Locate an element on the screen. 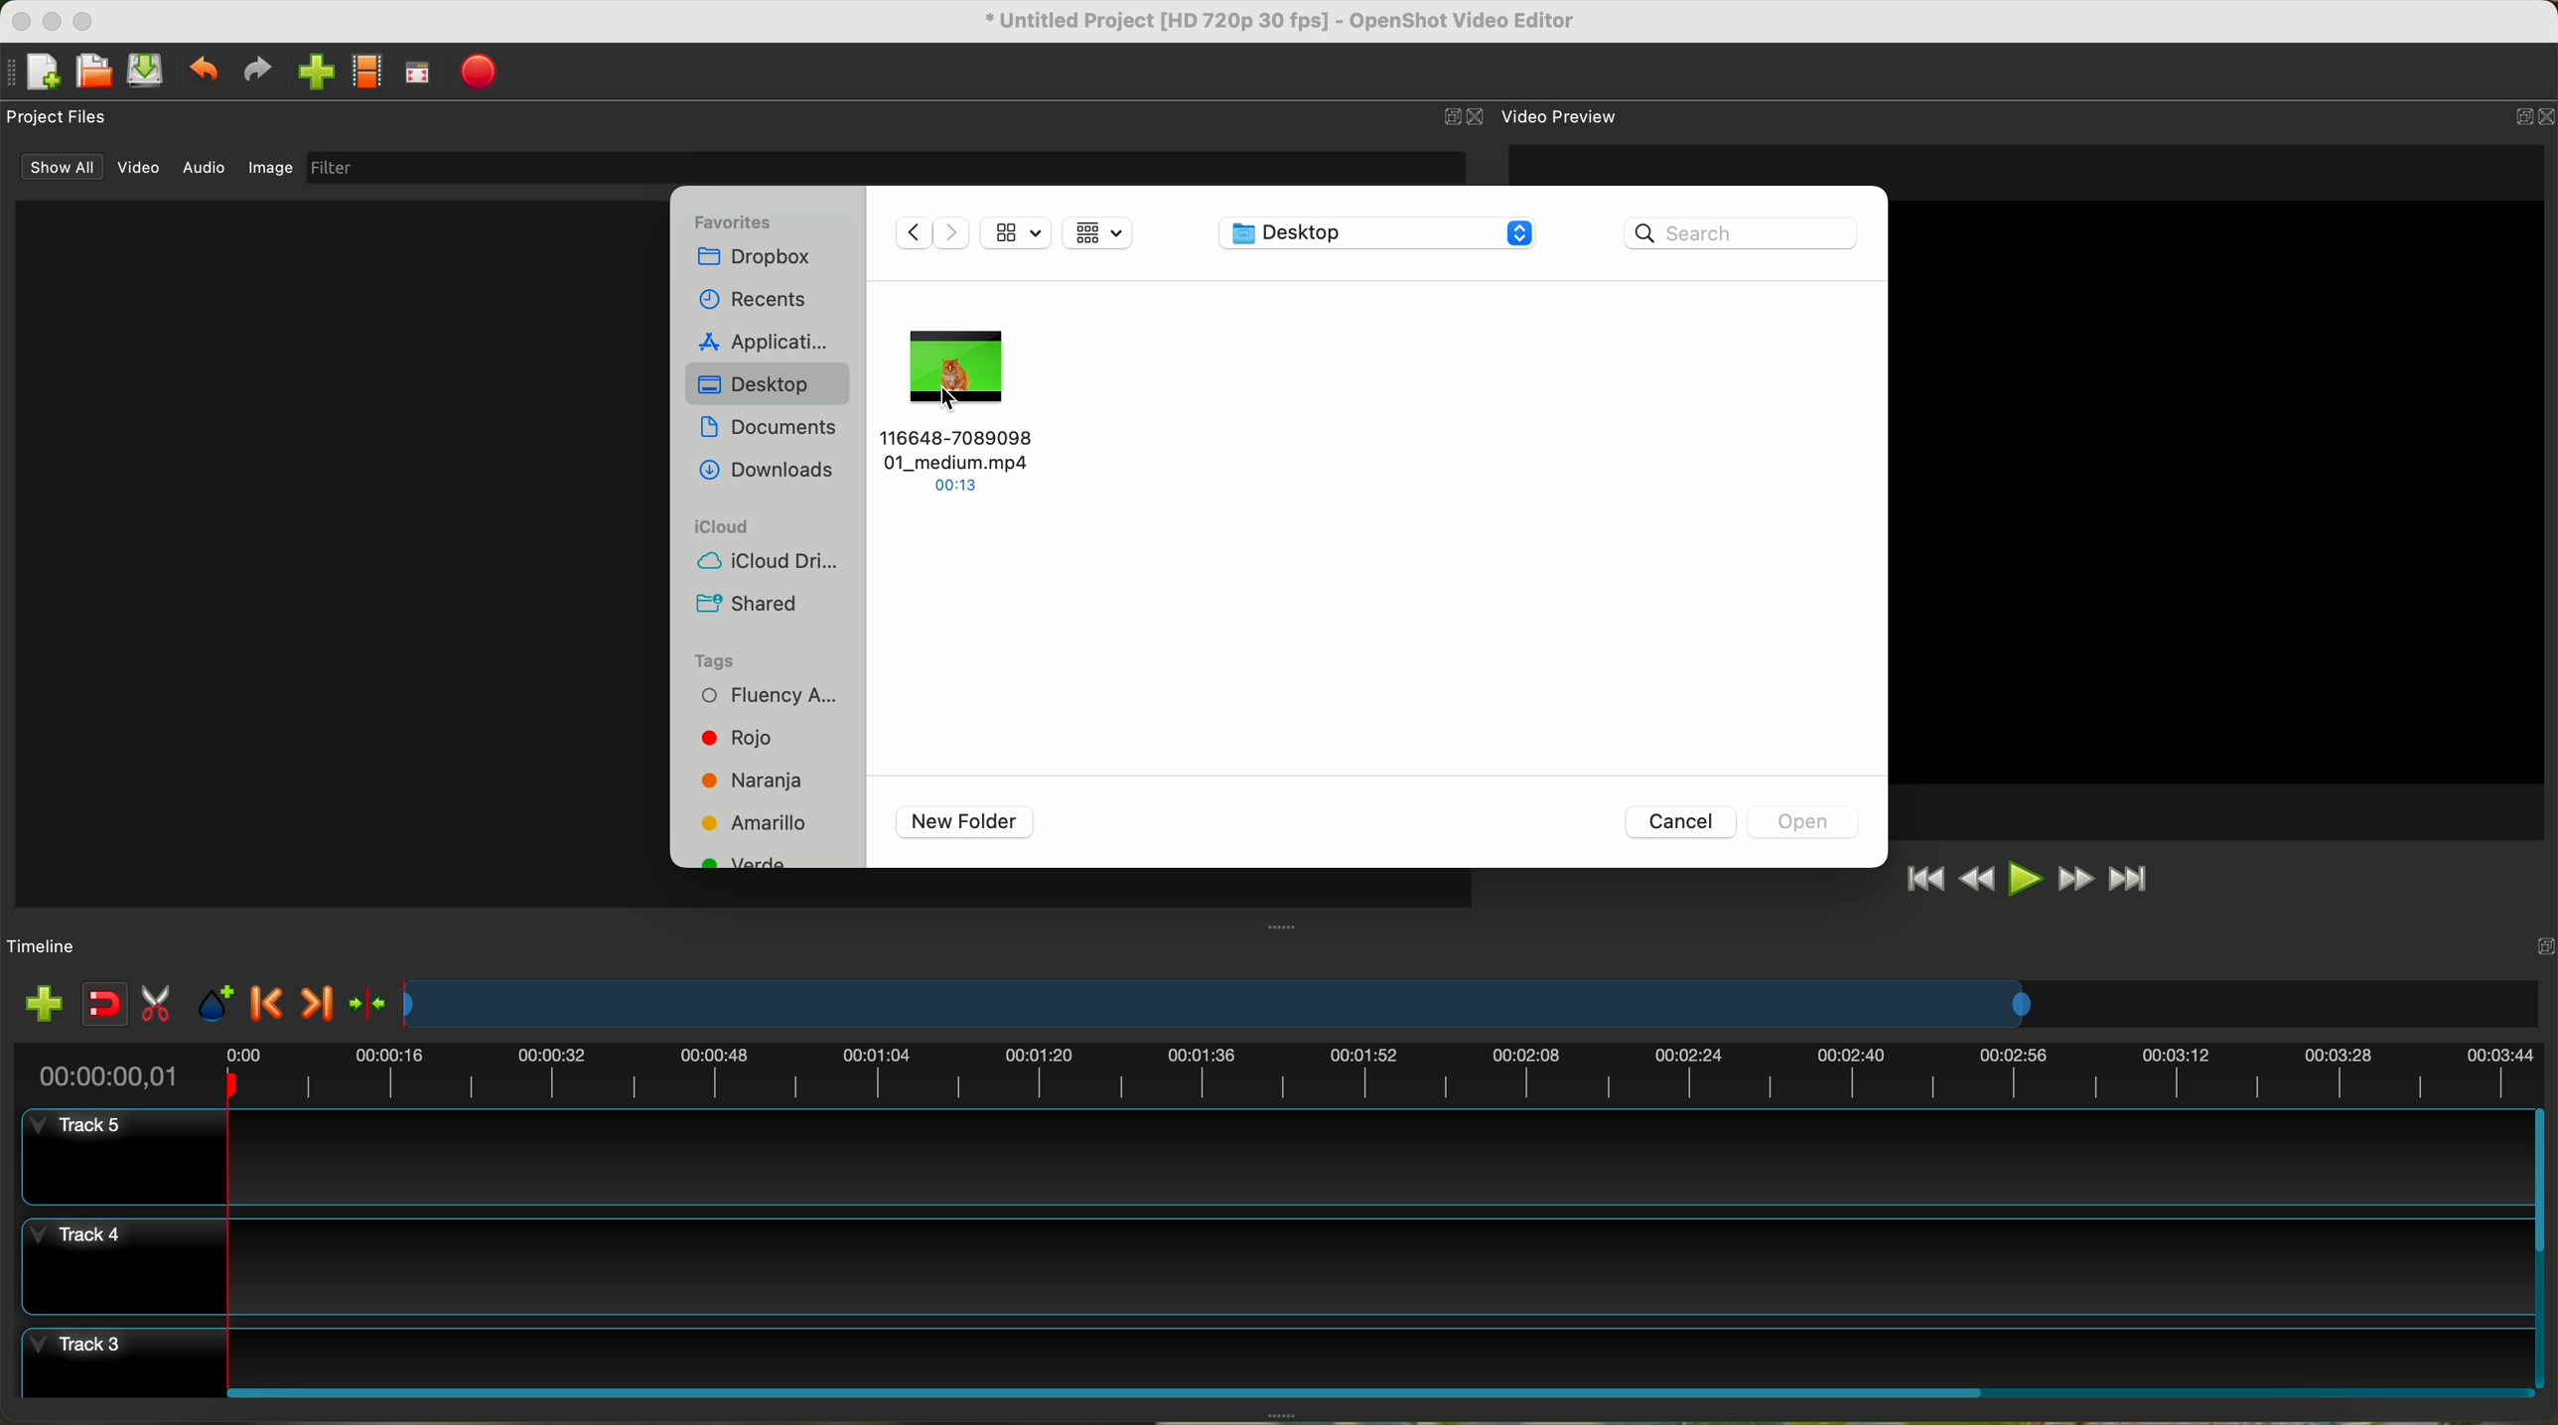  desktop is located at coordinates (1381, 236).